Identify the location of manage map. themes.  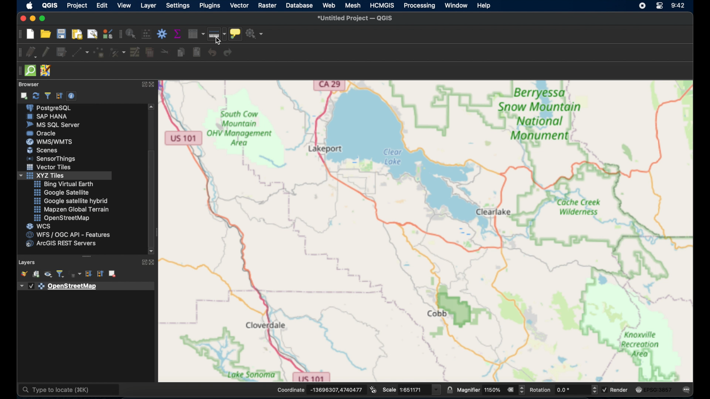
(47, 275).